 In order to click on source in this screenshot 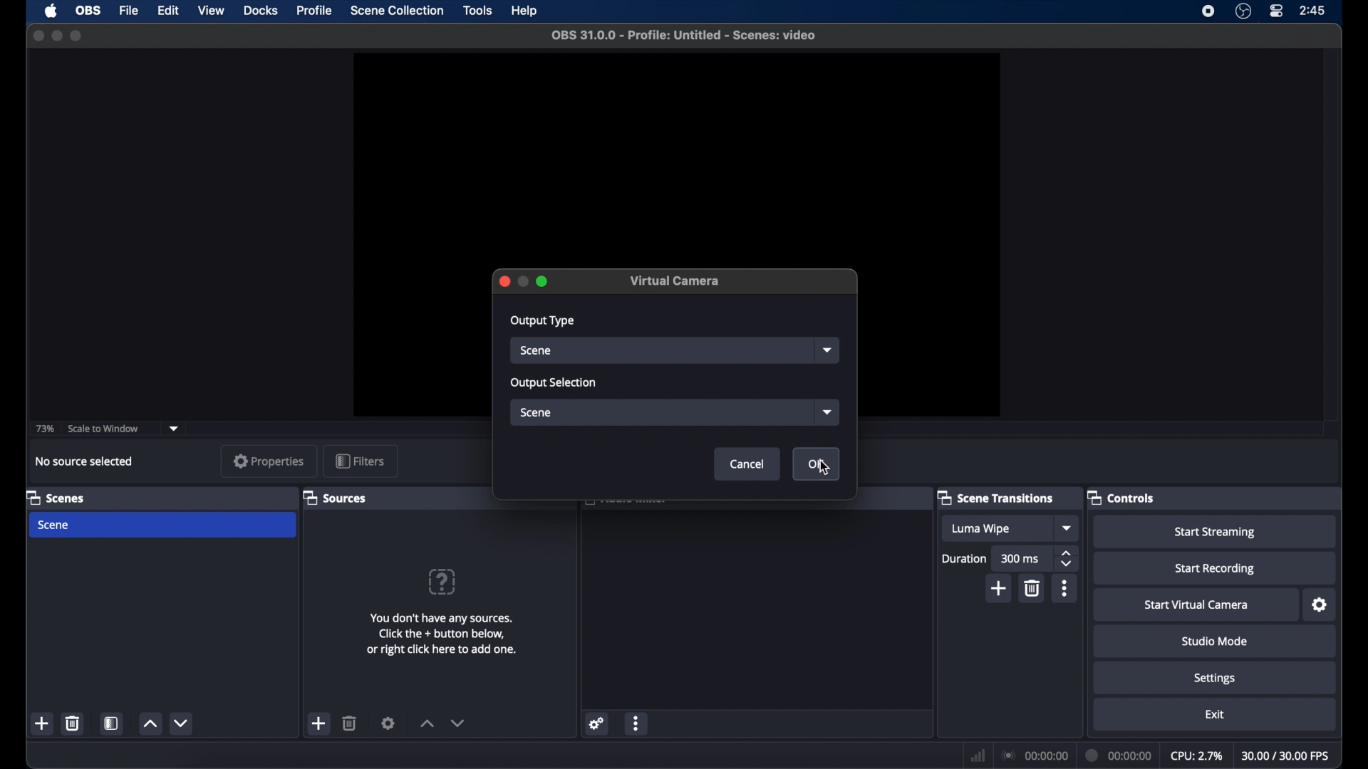, I will do `click(661, 350)`.